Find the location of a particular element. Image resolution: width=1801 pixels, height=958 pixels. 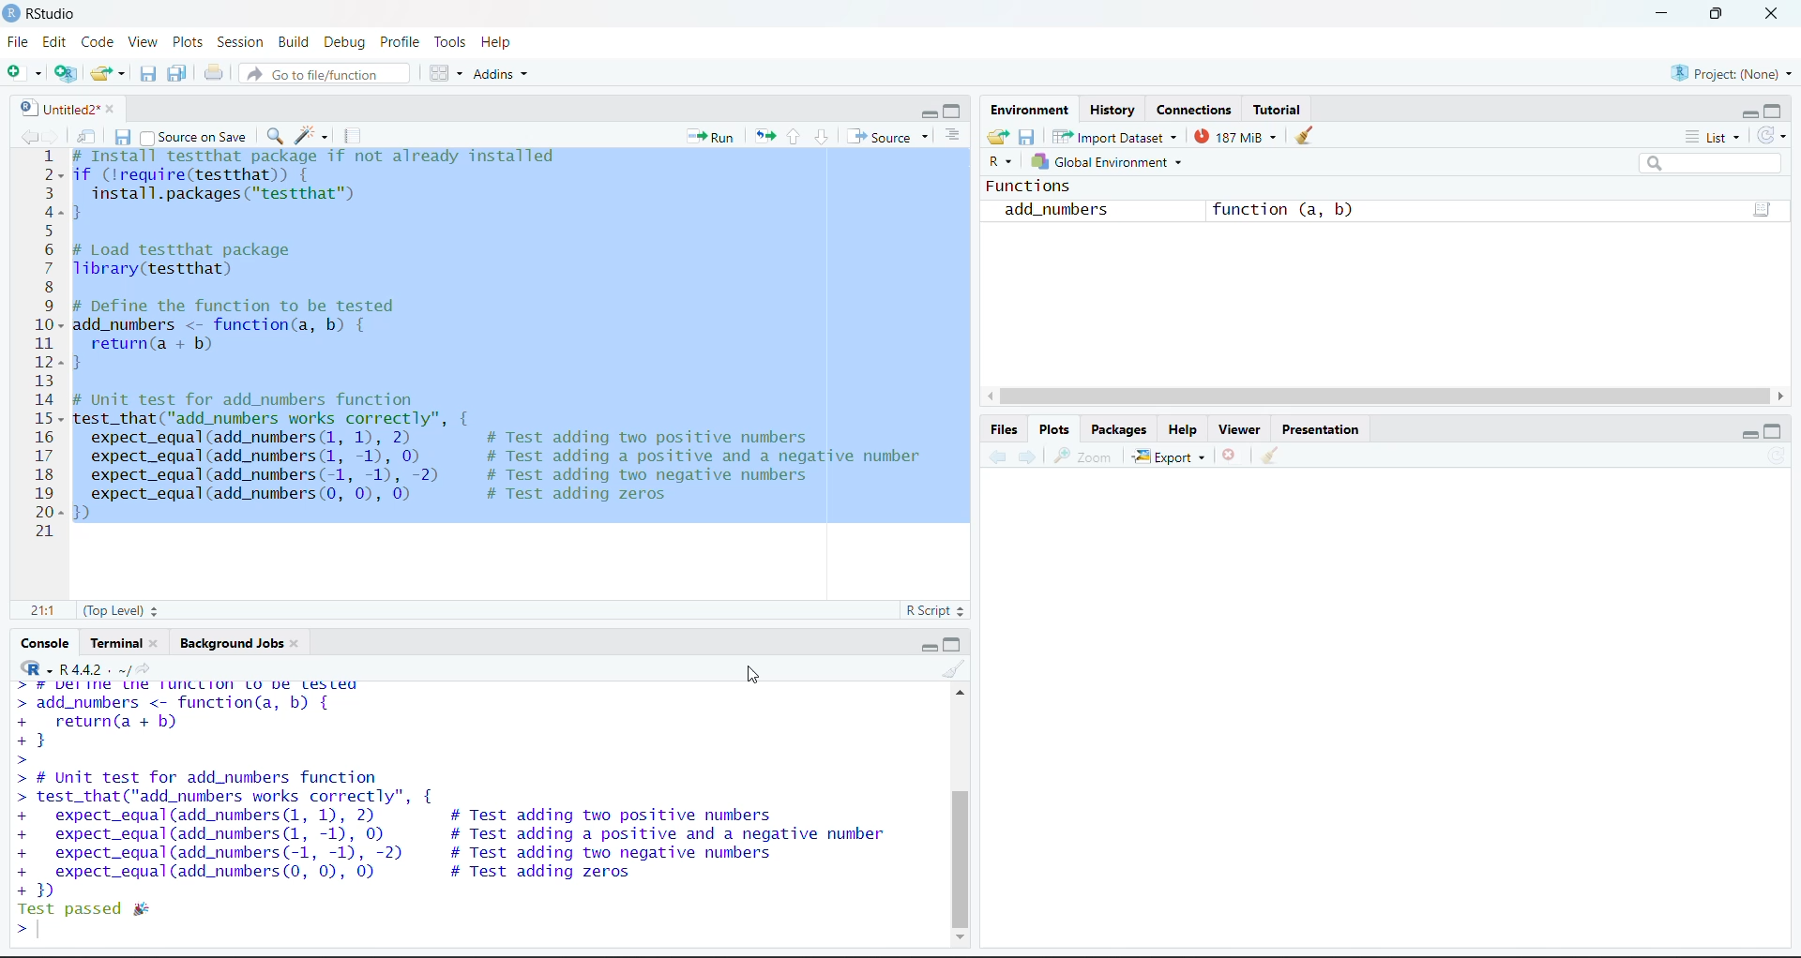

Terminal is located at coordinates (118, 642).